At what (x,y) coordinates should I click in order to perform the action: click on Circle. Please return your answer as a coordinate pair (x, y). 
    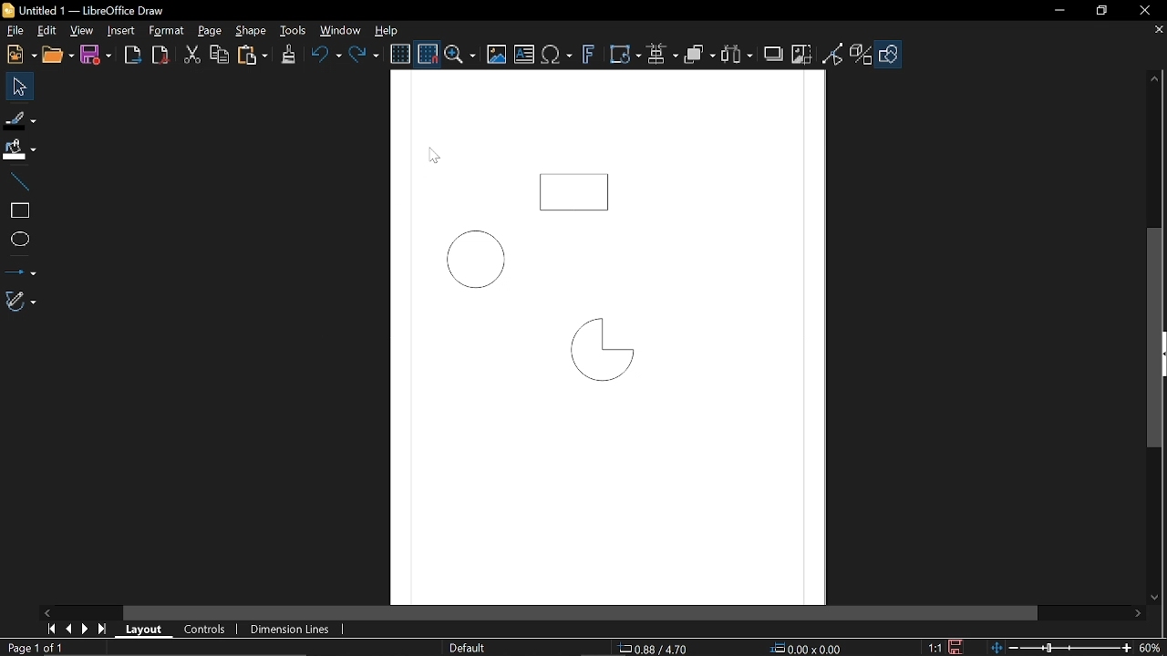
    Looking at the image, I should click on (470, 259).